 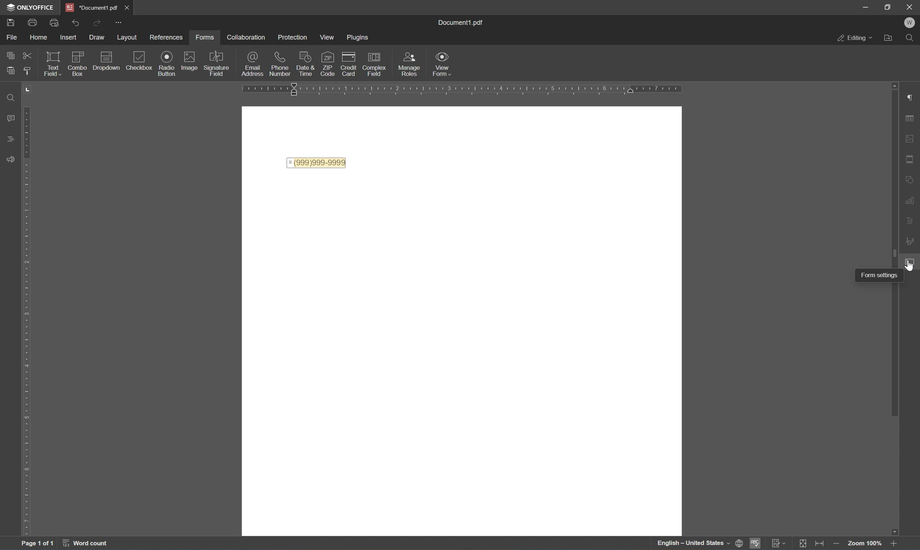 I want to click on restore down, so click(x=888, y=6).